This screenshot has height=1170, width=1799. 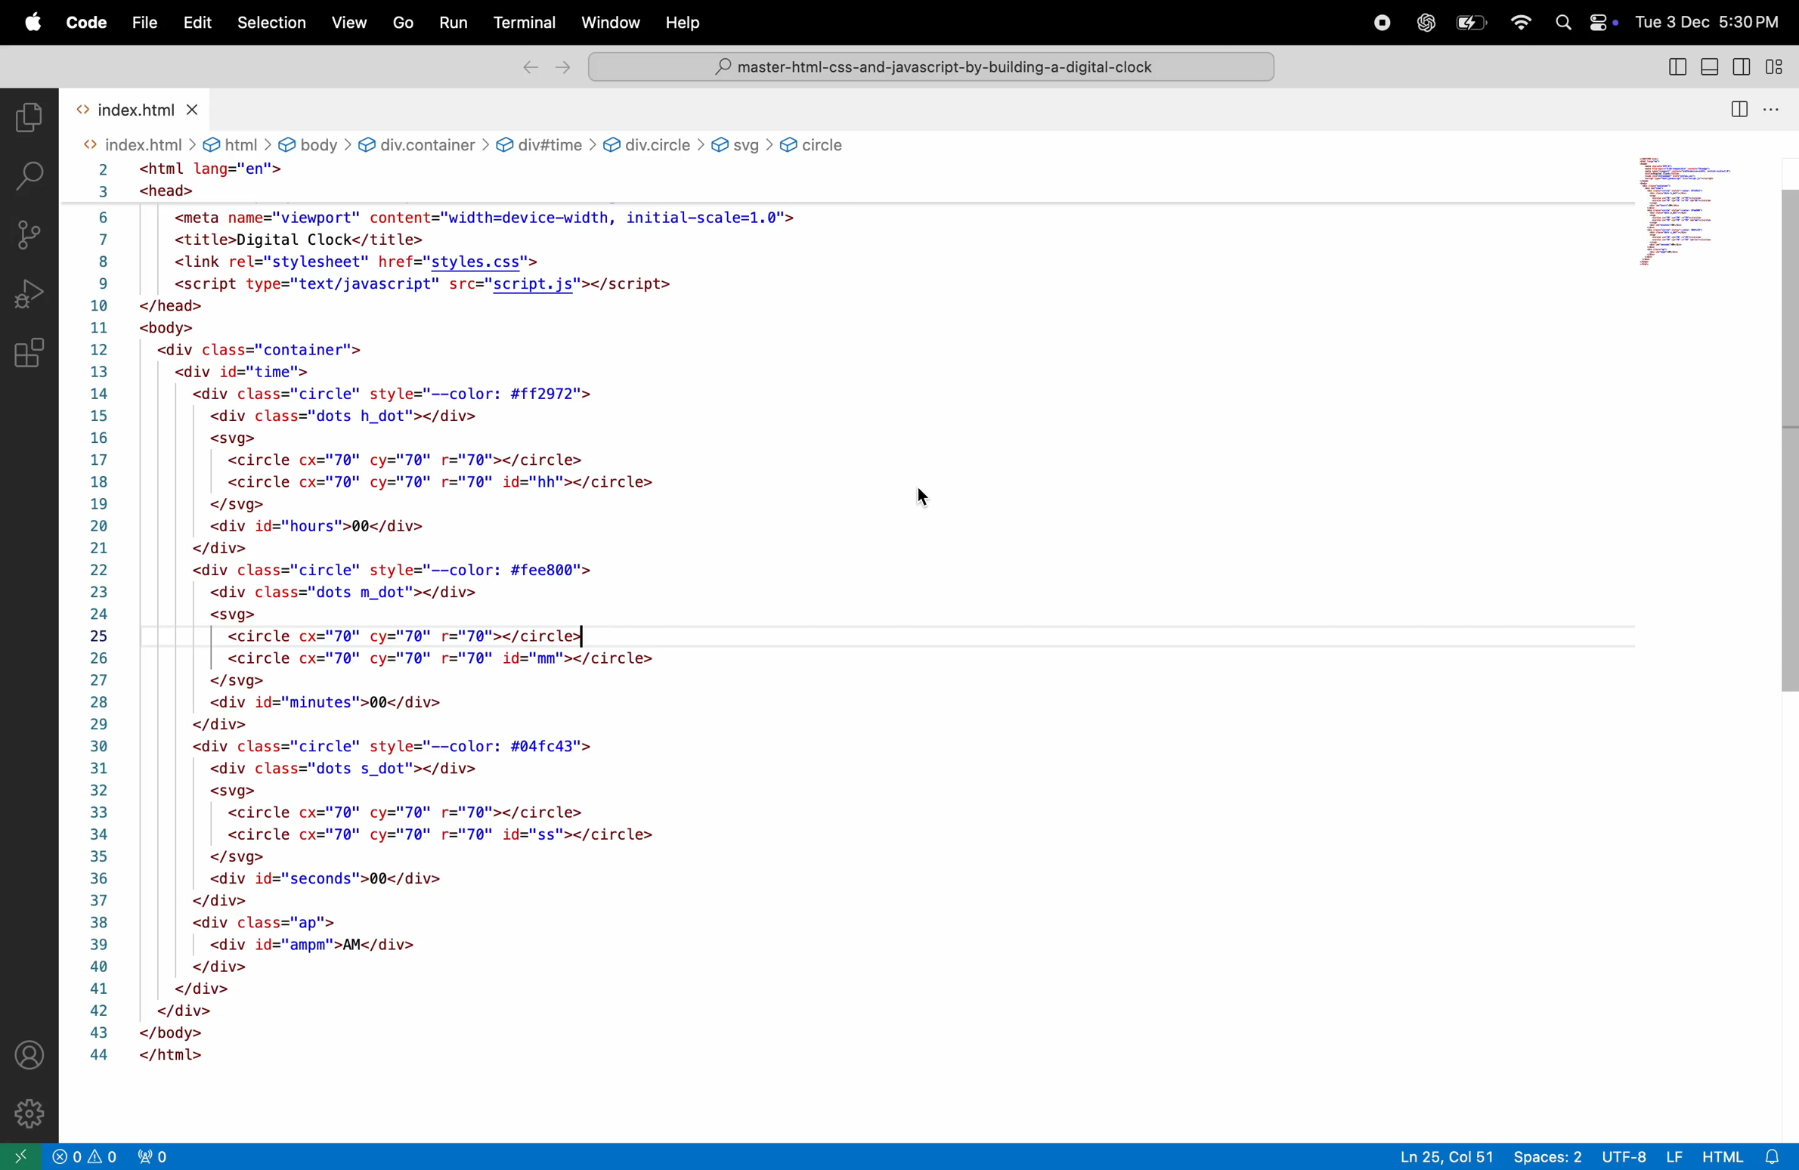 What do you see at coordinates (1425, 21) in the screenshot?
I see `chatgpt` at bounding box center [1425, 21].